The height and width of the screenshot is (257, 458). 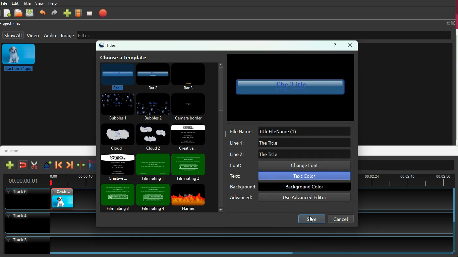 I want to click on file name, so click(x=291, y=131).